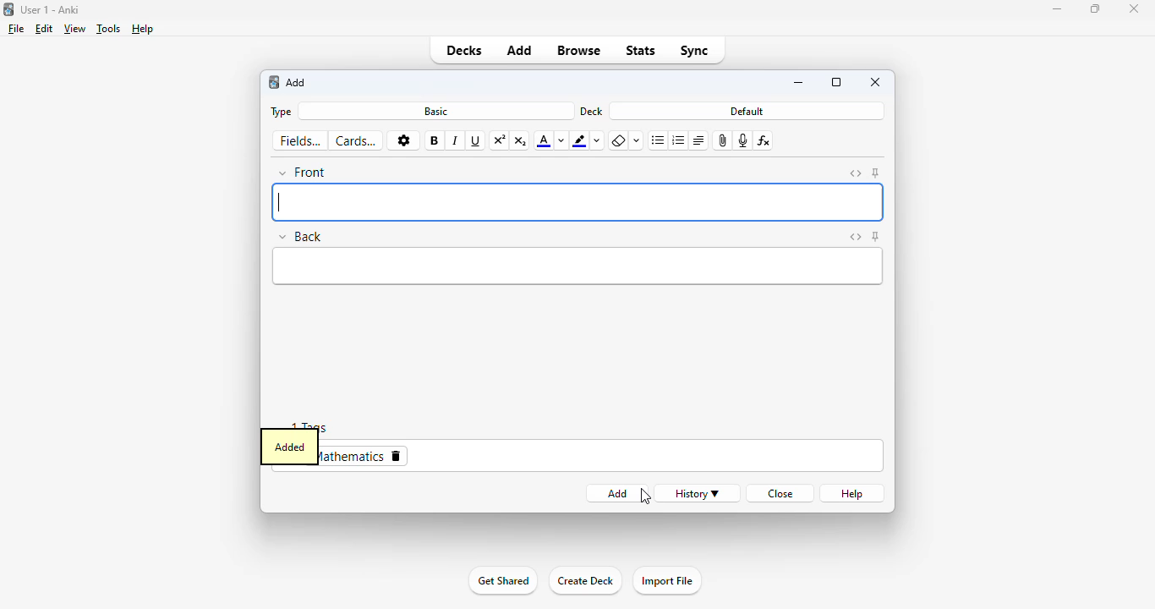  I want to click on ordered list, so click(679, 140).